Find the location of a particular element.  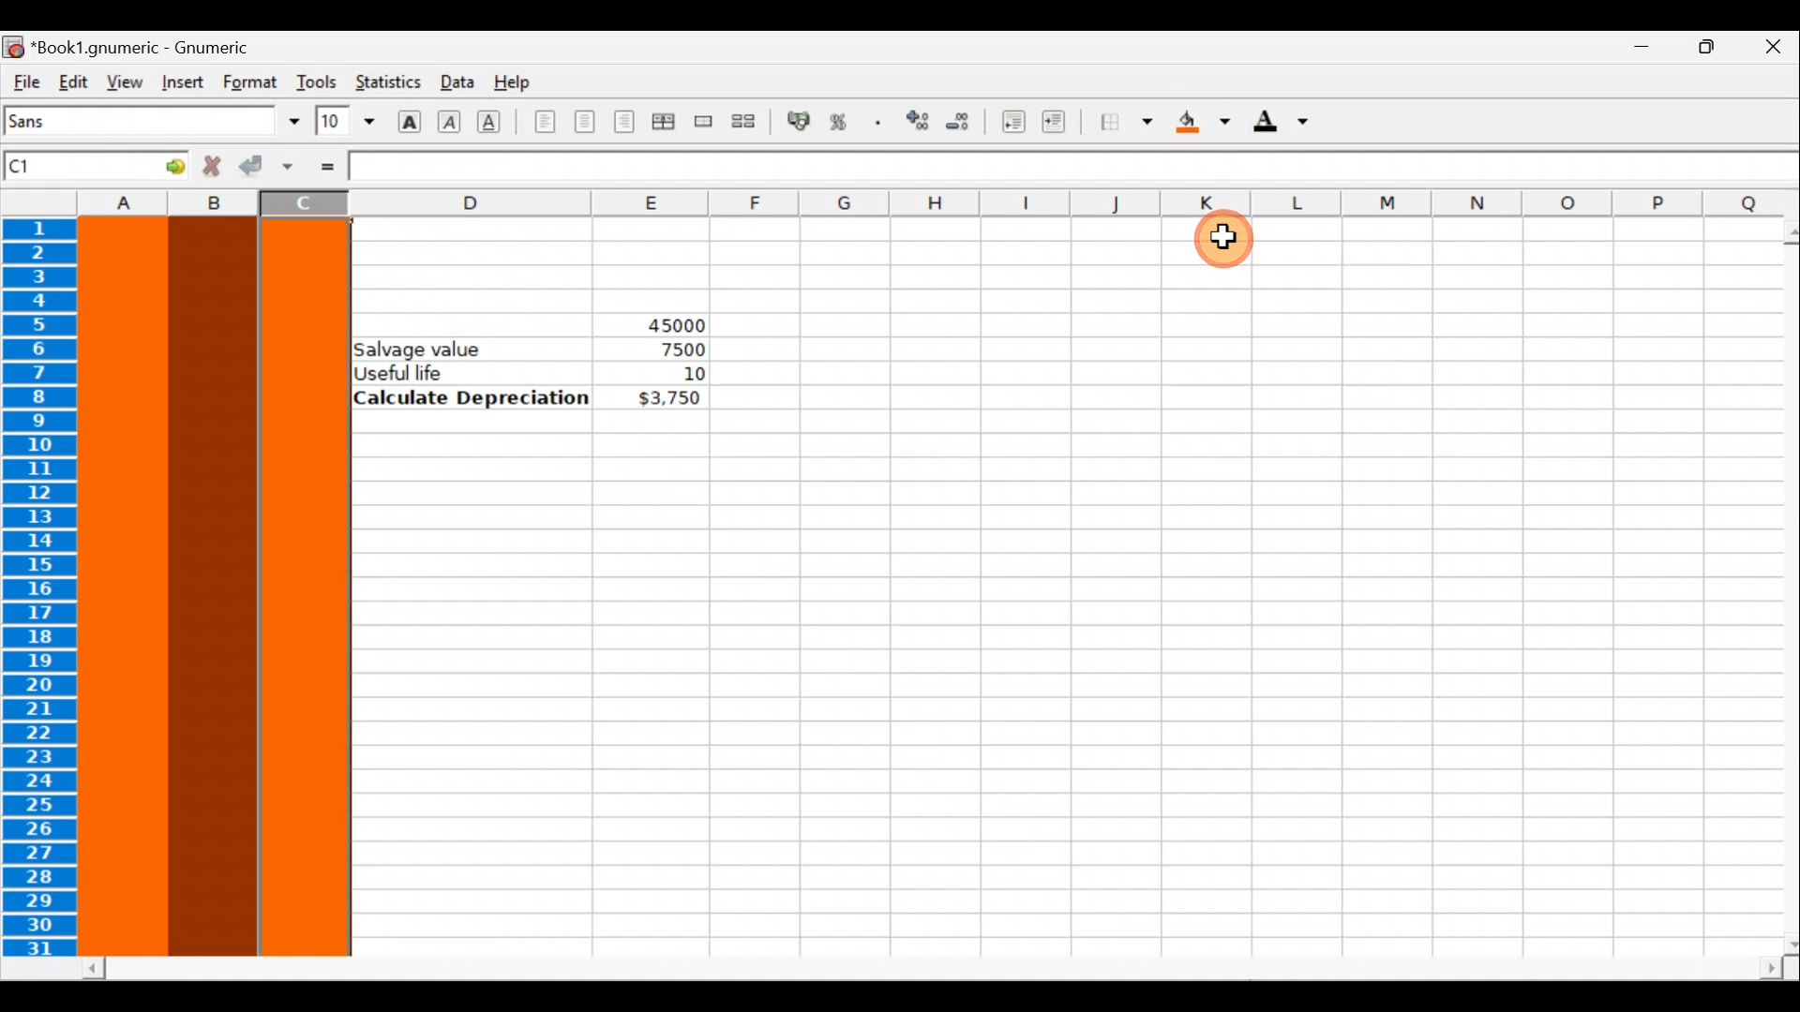

Increase the number of decimals is located at coordinates (916, 122).